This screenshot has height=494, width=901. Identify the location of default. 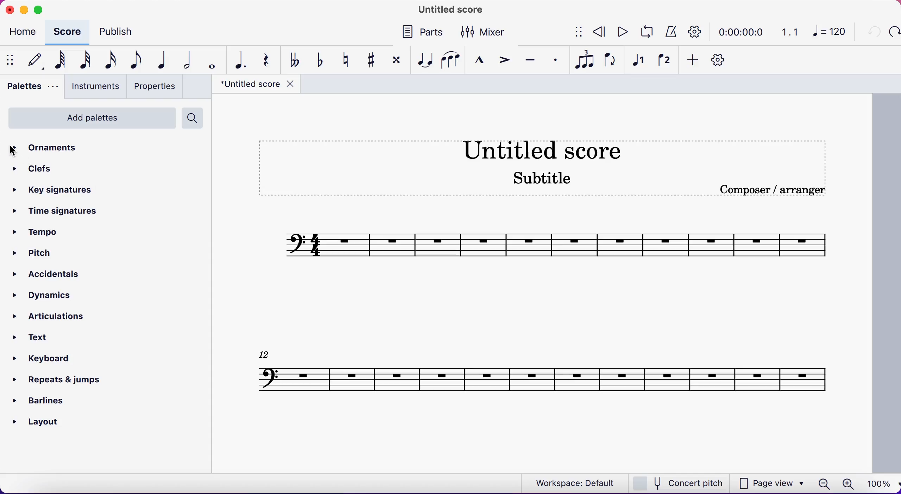
(32, 60).